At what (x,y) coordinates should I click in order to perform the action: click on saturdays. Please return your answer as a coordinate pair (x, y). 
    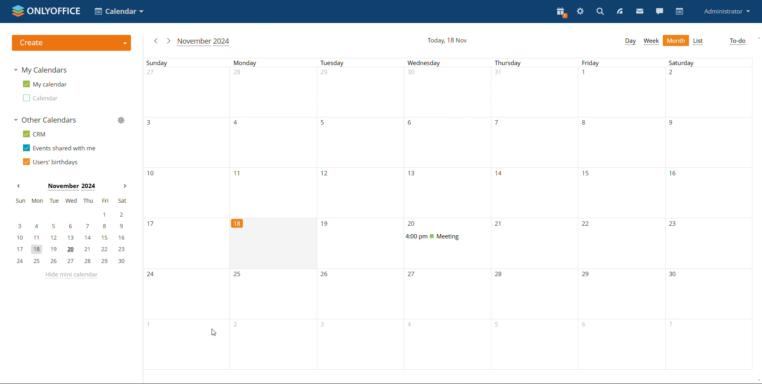
    Looking at the image, I should click on (709, 213).